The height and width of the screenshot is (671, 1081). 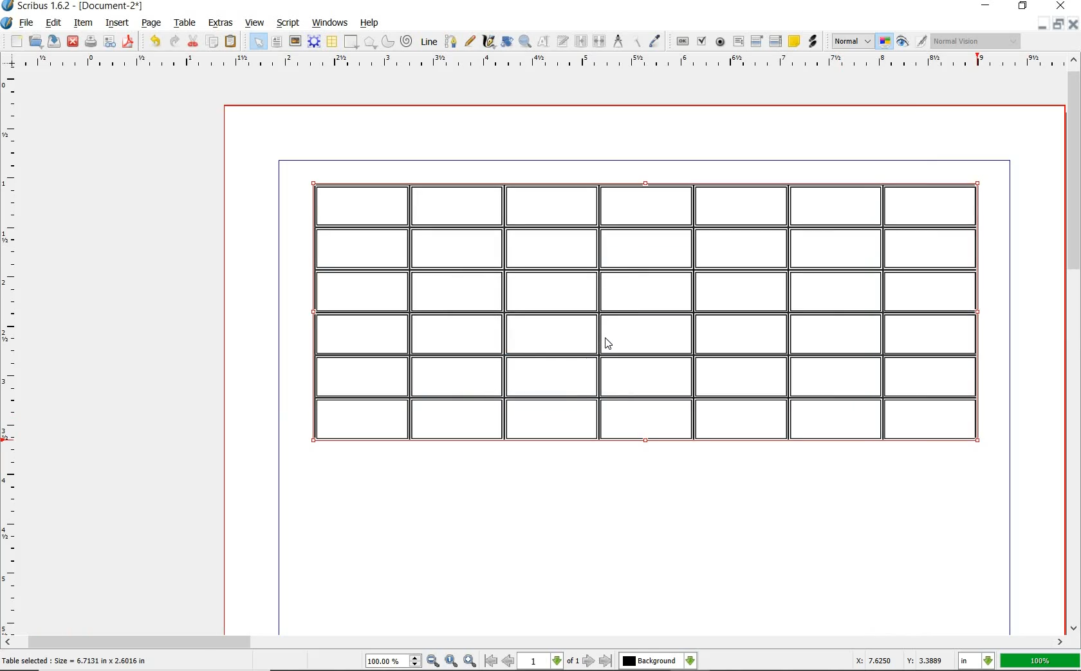 I want to click on text annotation, so click(x=794, y=40).